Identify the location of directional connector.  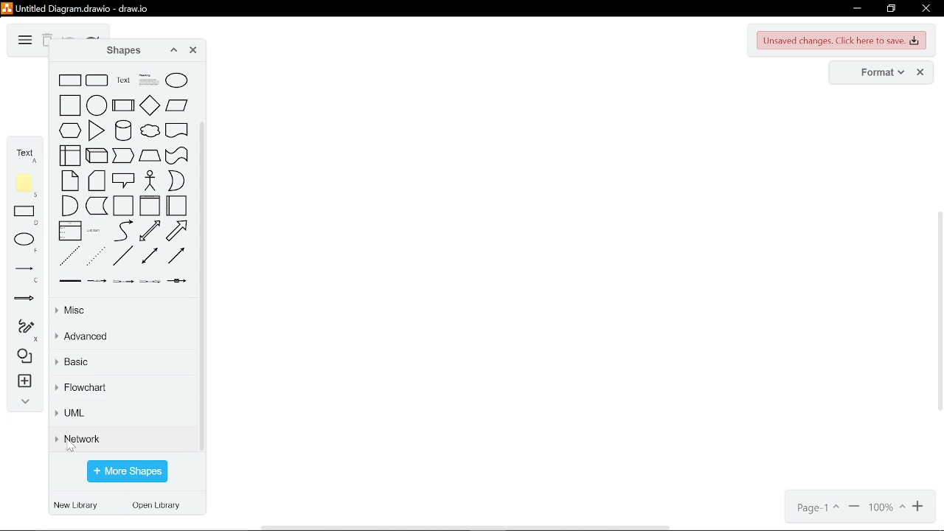
(176, 255).